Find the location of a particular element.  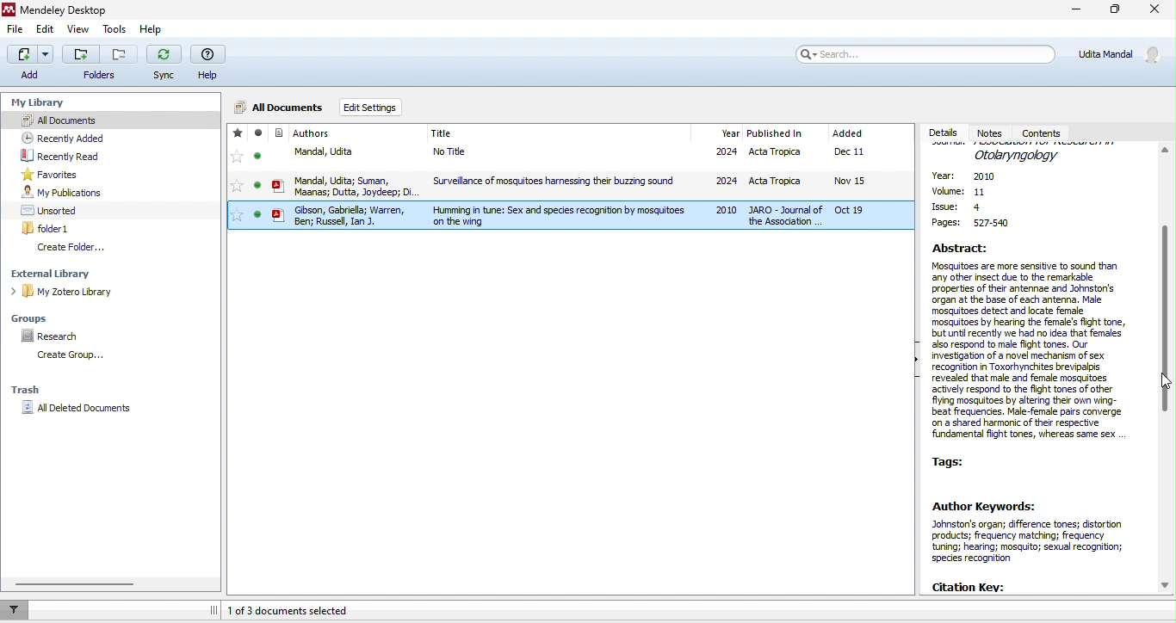

journal name is located at coordinates (1018, 155).